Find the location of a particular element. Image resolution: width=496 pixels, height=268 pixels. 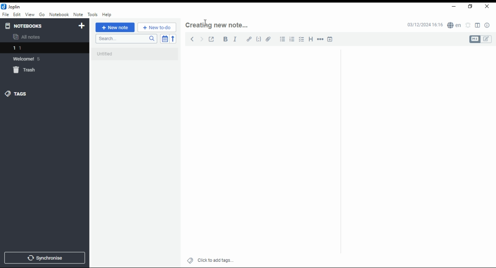

notebook is located at coordinates (59, 14).